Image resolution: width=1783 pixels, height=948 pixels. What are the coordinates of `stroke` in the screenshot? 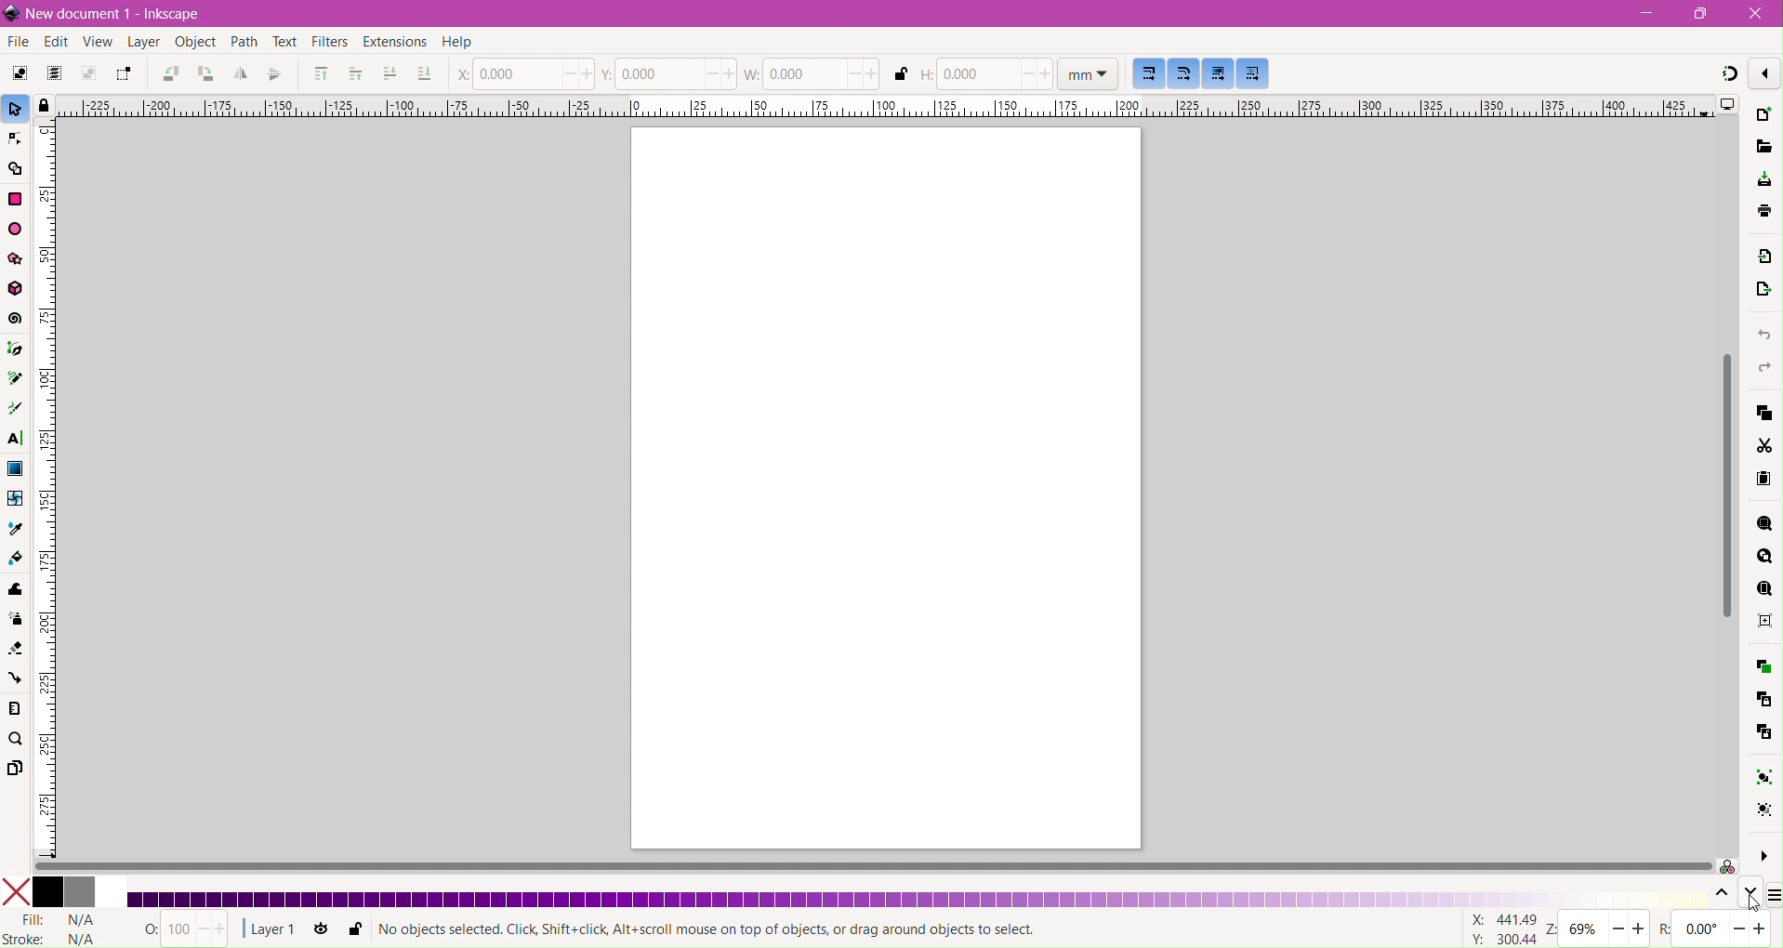 It's located at (58, 938).